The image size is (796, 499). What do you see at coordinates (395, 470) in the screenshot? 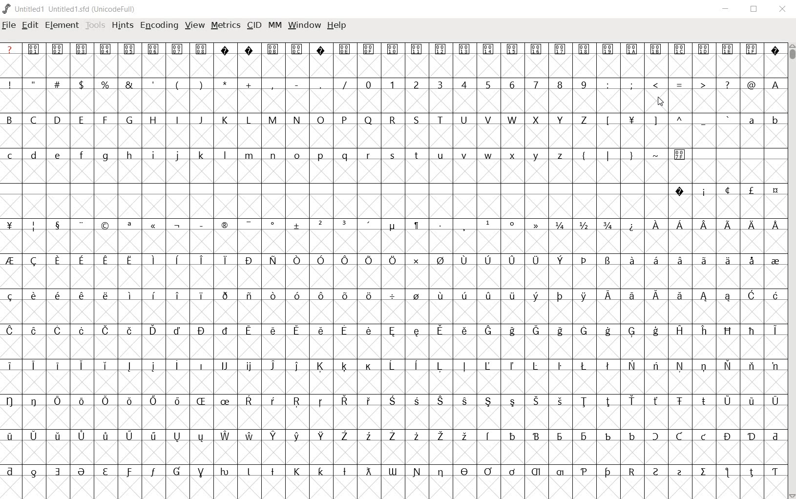
I see `special letters` at bounding box center [395, 470].